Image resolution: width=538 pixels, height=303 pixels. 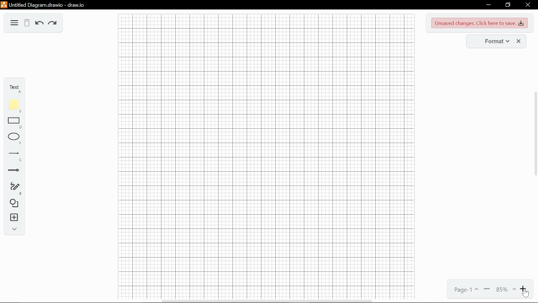 I want to click on unsaved changes. Click here to save, so click(x=480, y=23).